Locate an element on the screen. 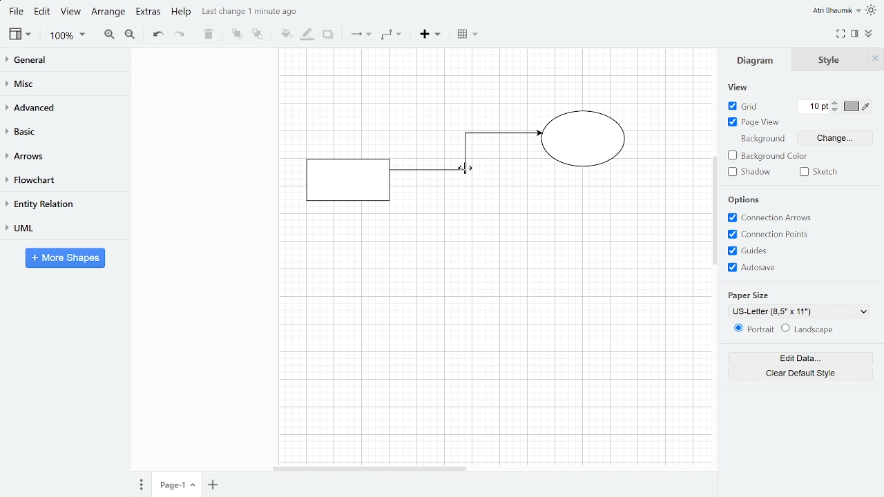 This screenshot has height=497, width=884. File is located at coordinates (15, 12).